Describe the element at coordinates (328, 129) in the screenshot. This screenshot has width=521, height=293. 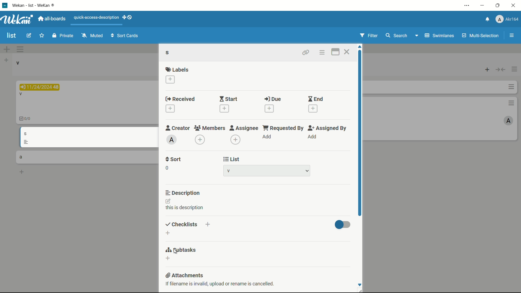
I see `assigned by` at that location.